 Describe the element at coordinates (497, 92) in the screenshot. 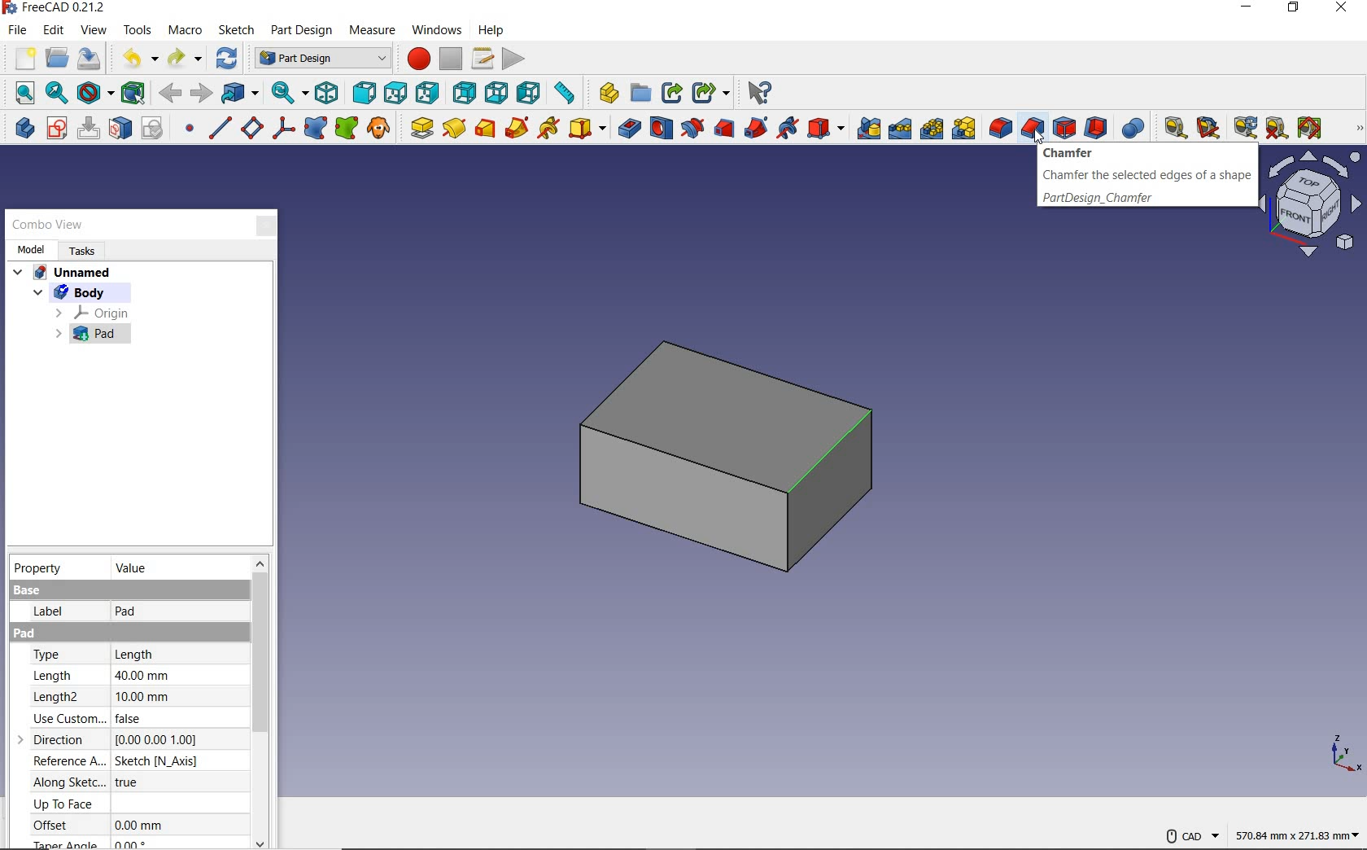

I see `bottom` at that location.